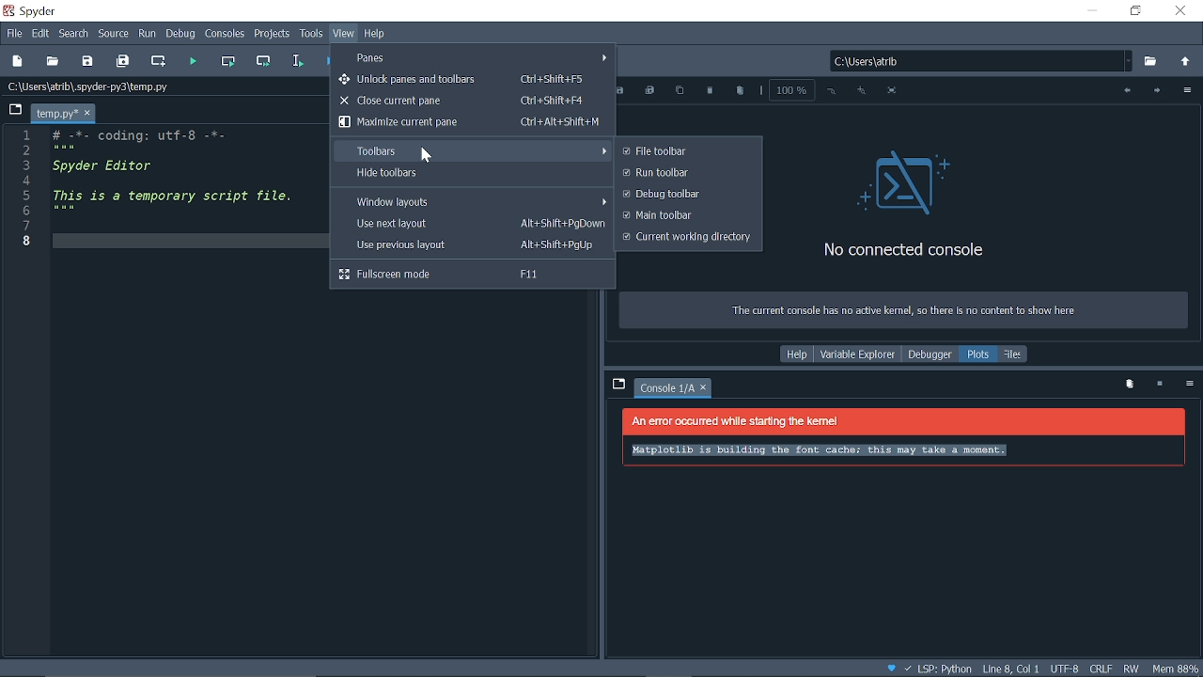 Image resolution: width=1203 pixels, height=677 pixels. I want to click on Cursor position, so click(1010, 669).